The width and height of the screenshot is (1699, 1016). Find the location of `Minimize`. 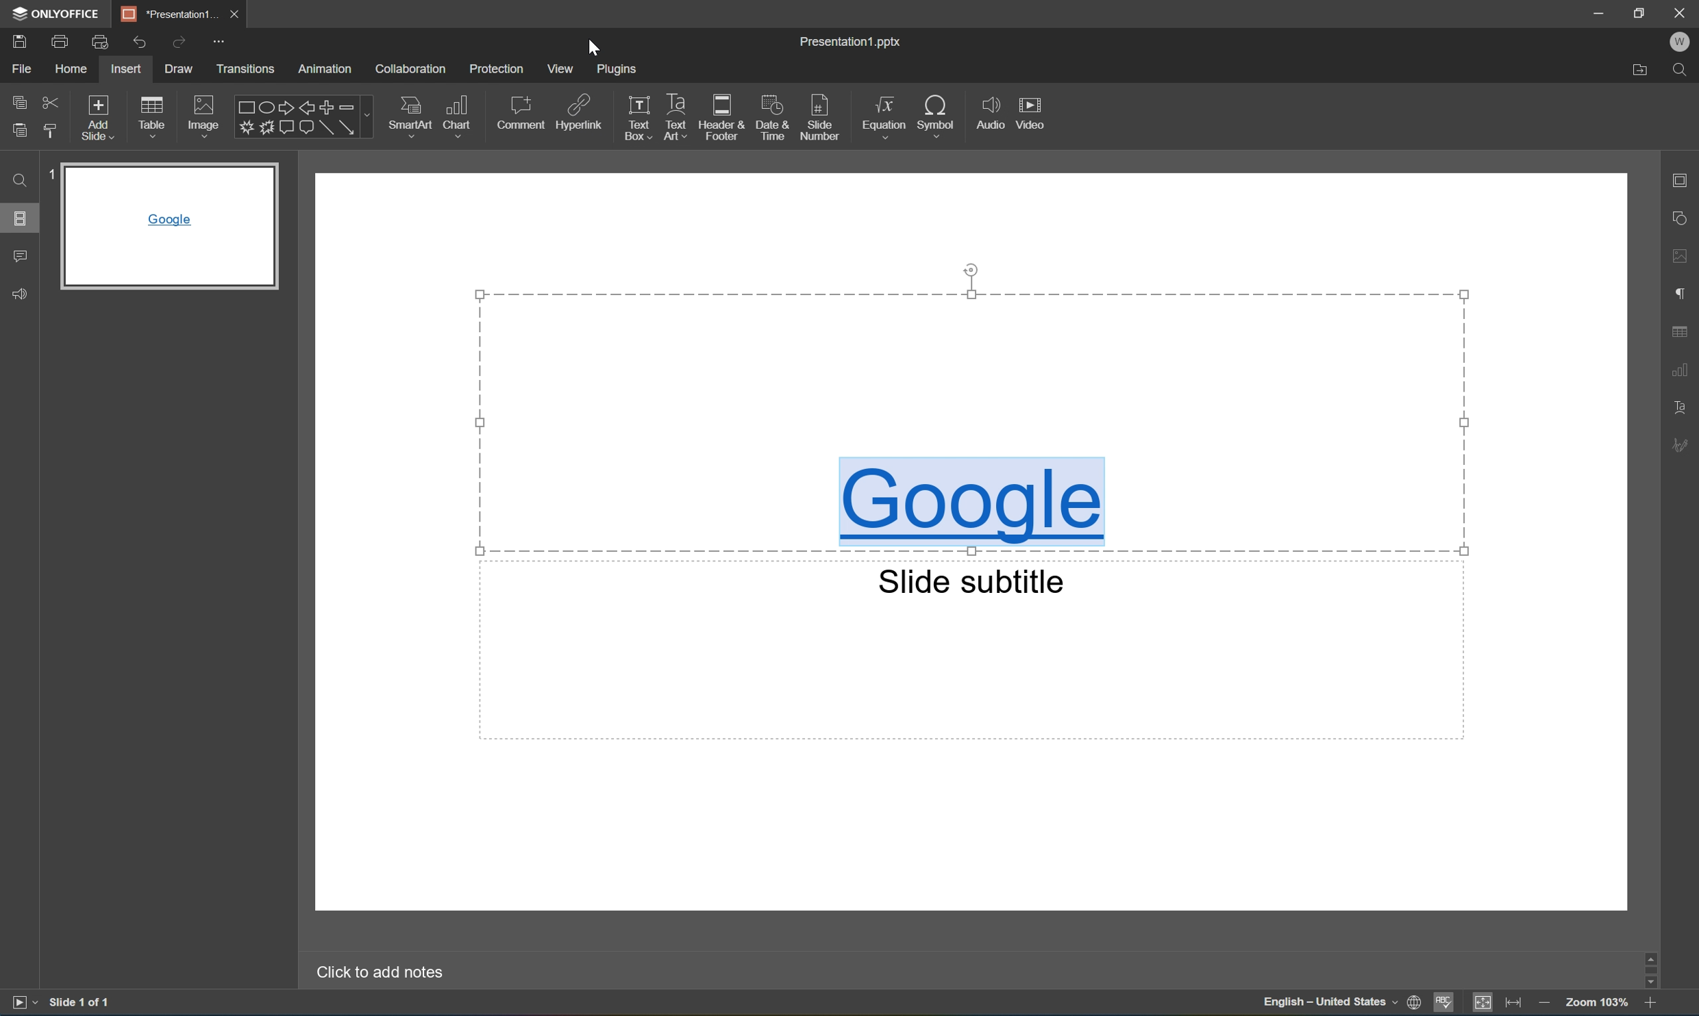

Minimize is located at coordinates (1600, 10).